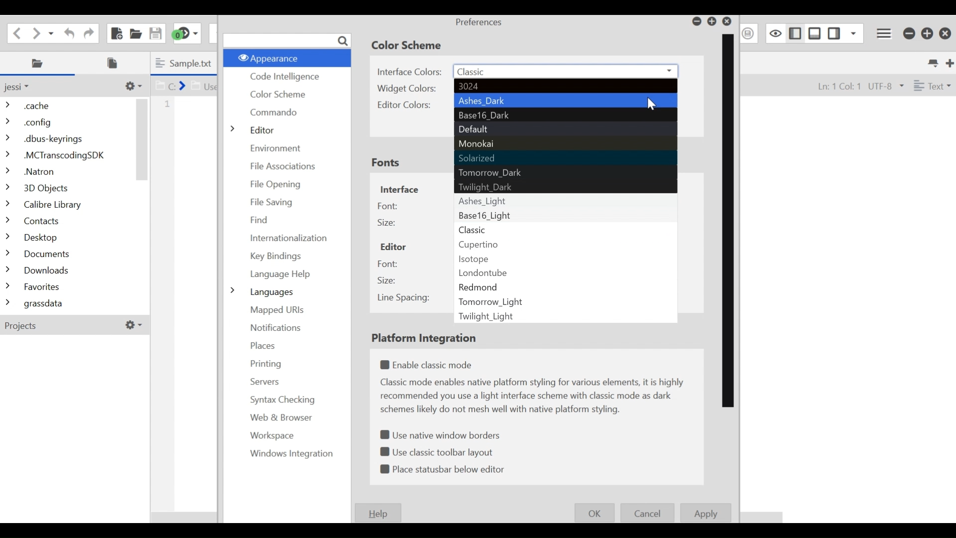 This screenshot has height=538, width=956. I want to click on Color Scheme, so click(410, 45).